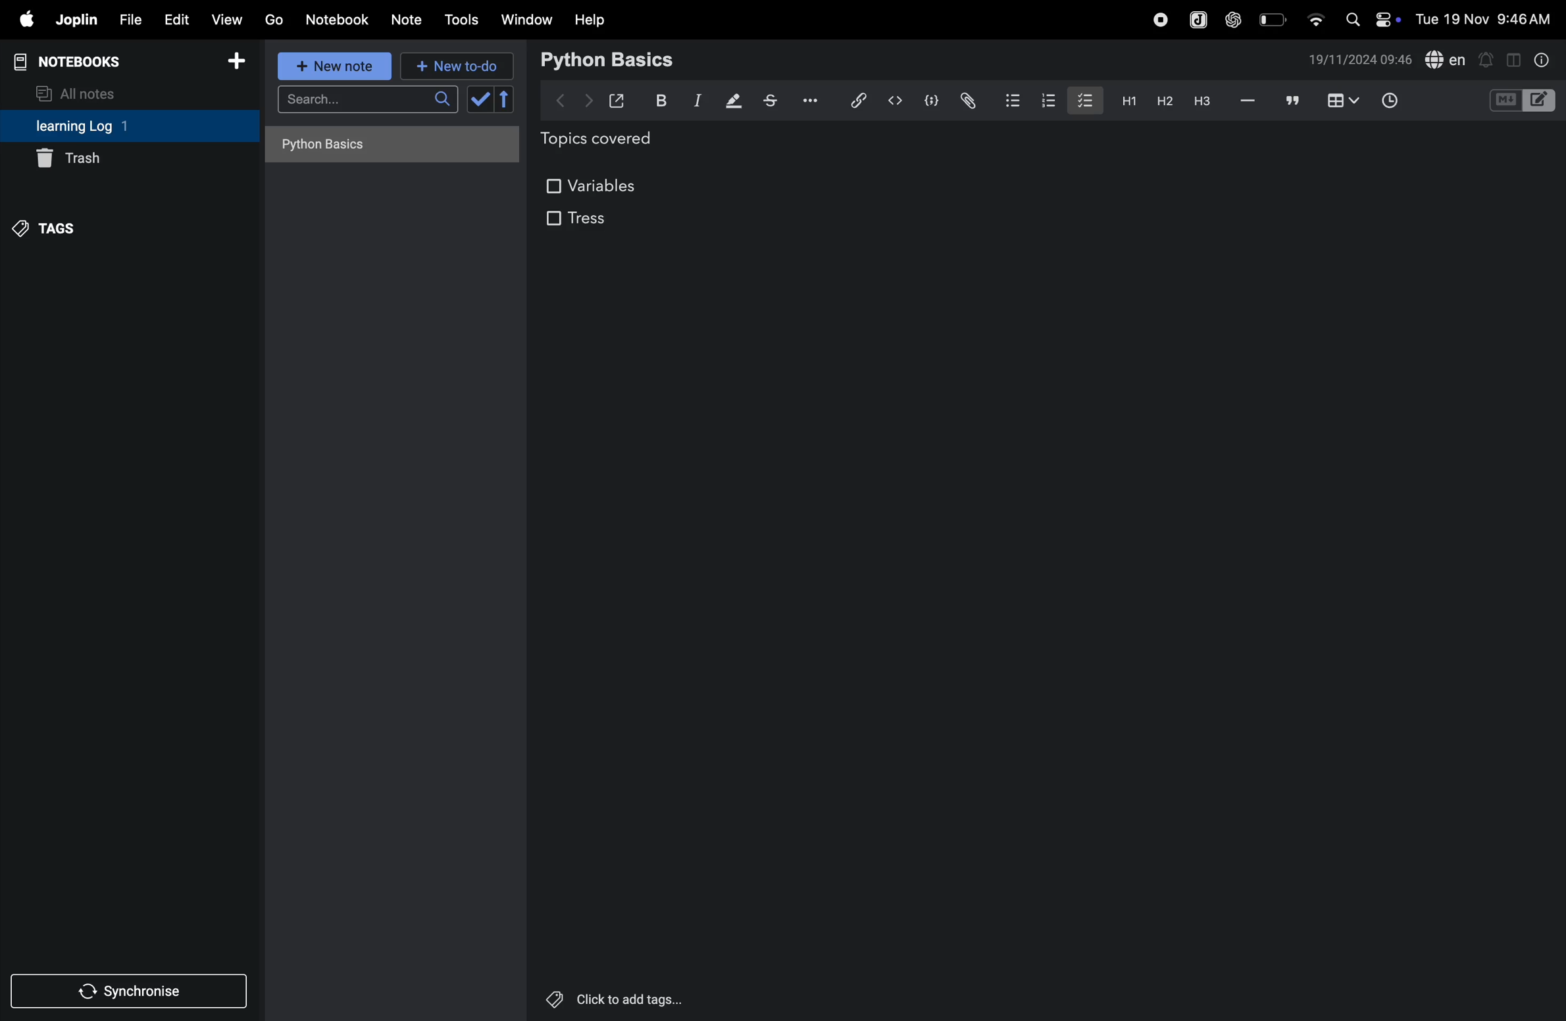 This screenshot has height=1021, width=1566. What do you see at coordinates (1487, 18) in the screenshot?
I see `date and time` at bounding box center [1487, 18].